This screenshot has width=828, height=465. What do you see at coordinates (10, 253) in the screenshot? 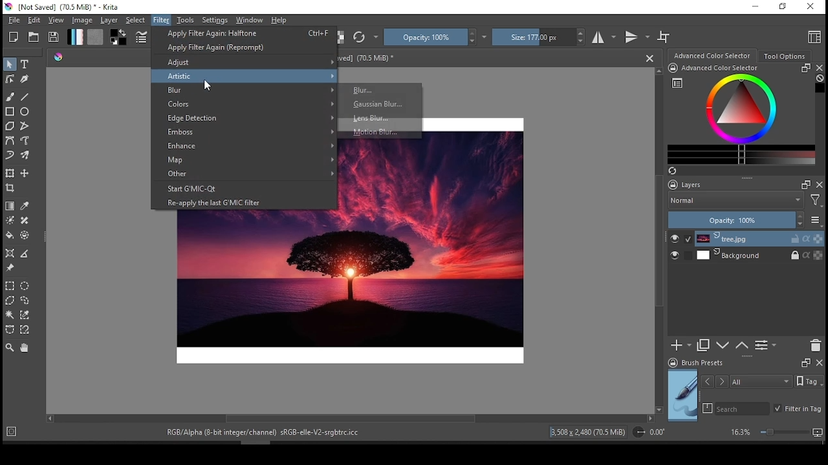
I see `assistant tool` at bounding box center [10, 253].